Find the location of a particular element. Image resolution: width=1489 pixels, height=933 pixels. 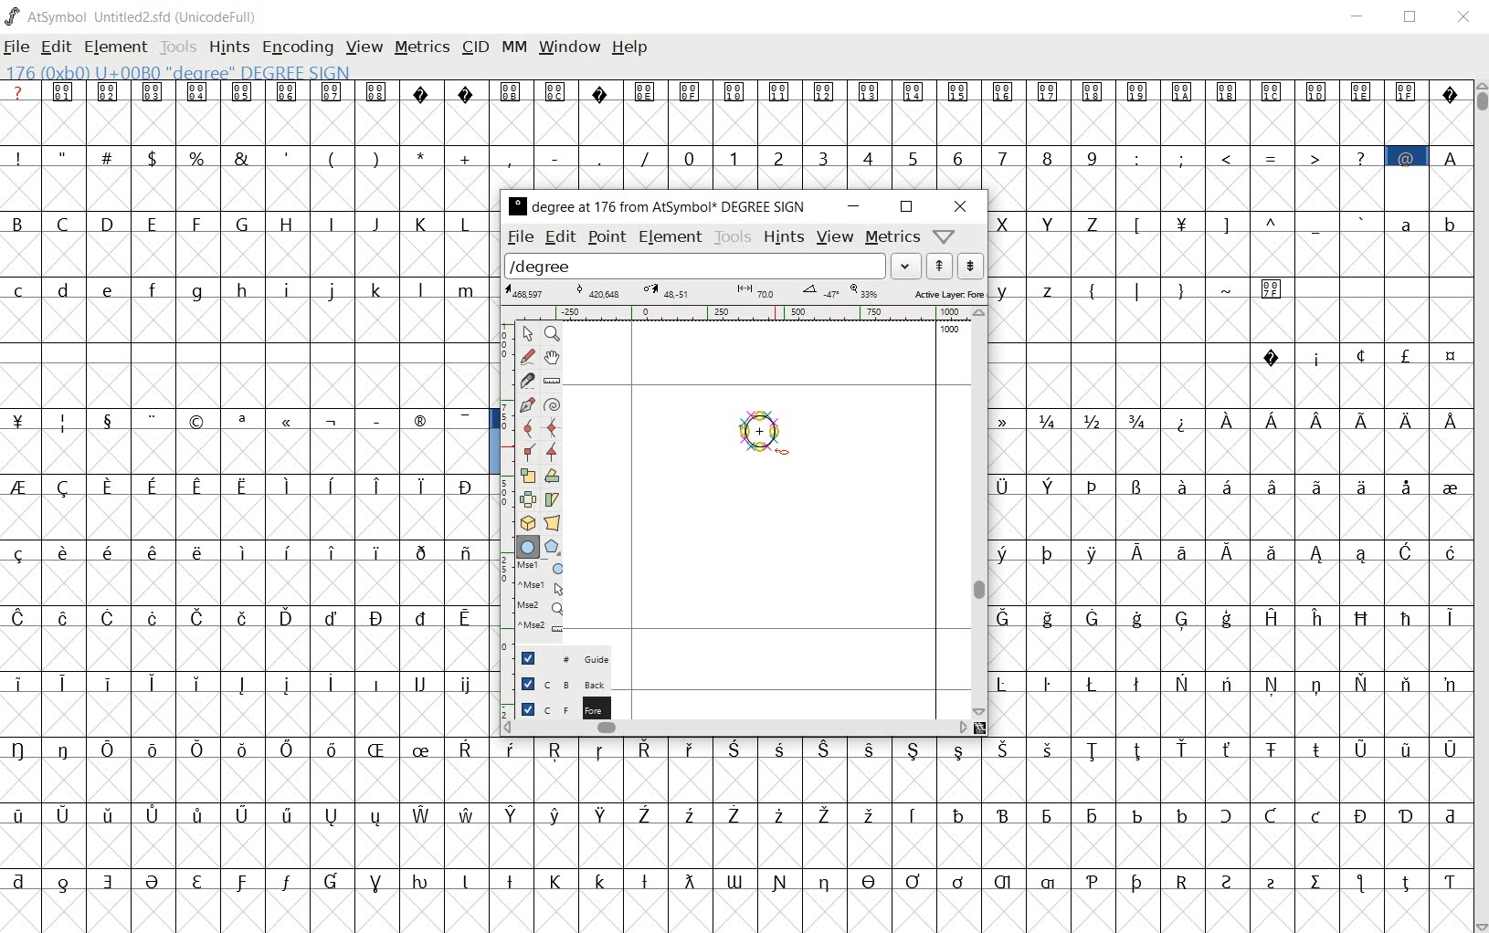

minimize is located at coordinates (1358, 16).